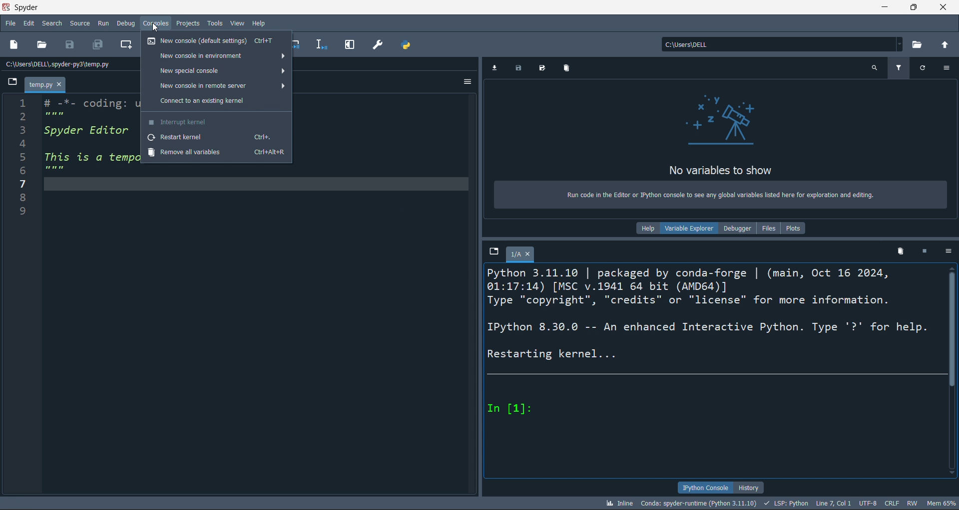 Image resolution: width=959 pixels, height=510 pixels. Describe the element at coordinates (215, 69) in the screenshot. I see `new special console` at that location.